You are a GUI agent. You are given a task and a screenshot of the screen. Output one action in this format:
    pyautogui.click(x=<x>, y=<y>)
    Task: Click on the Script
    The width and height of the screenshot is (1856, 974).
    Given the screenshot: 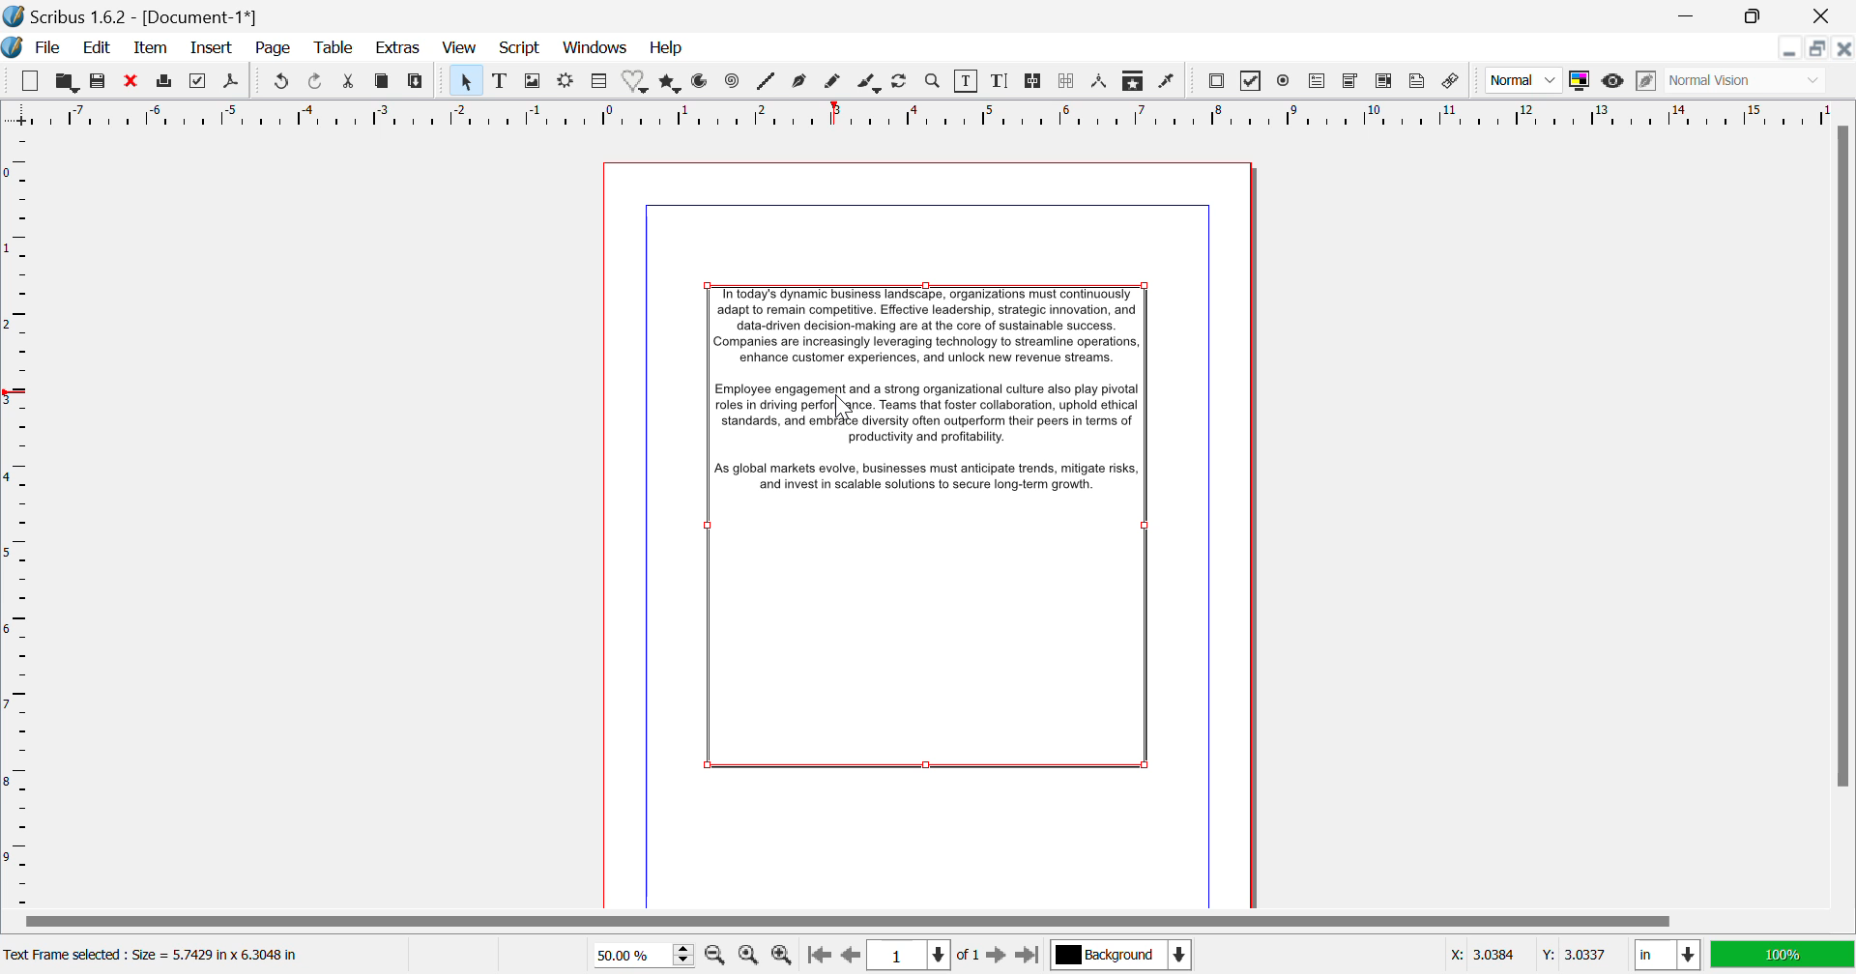 What is the action you would take?
    pyautogui.click(x=518, y=49)
    